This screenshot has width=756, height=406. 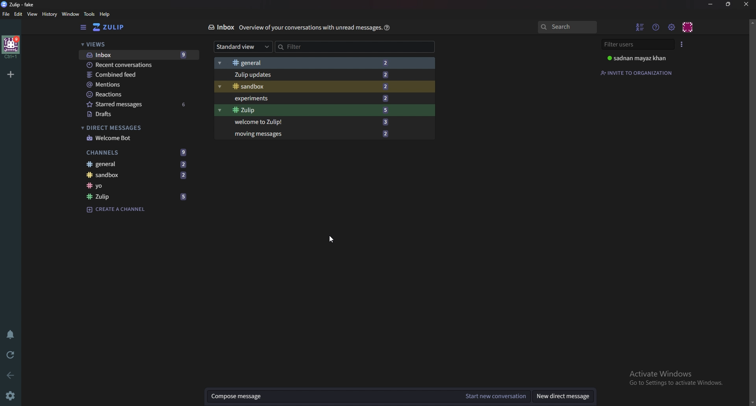 What do you see at coordinates (332, 397) in the screenshot?
I see `Compose message` at bounding box center [332, 397].